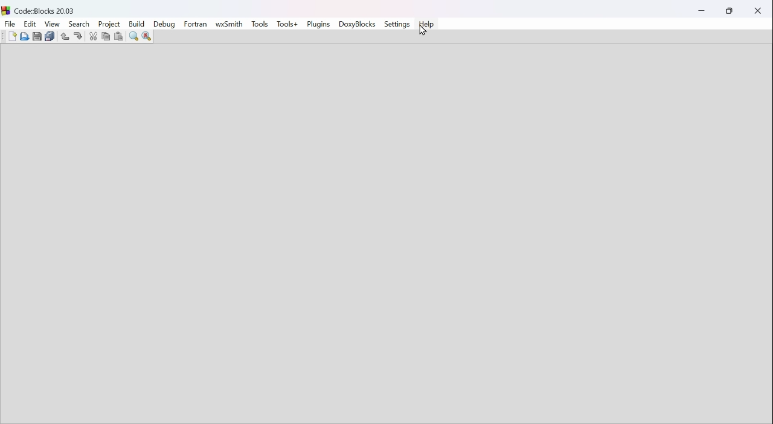  Describe the element at coordinates (730, 11) in the screenshot. I see `Maximise` at that location.